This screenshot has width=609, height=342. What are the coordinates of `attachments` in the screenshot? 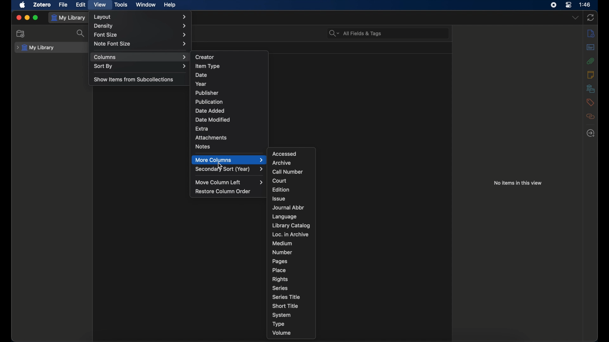 It's located at (590, 61).